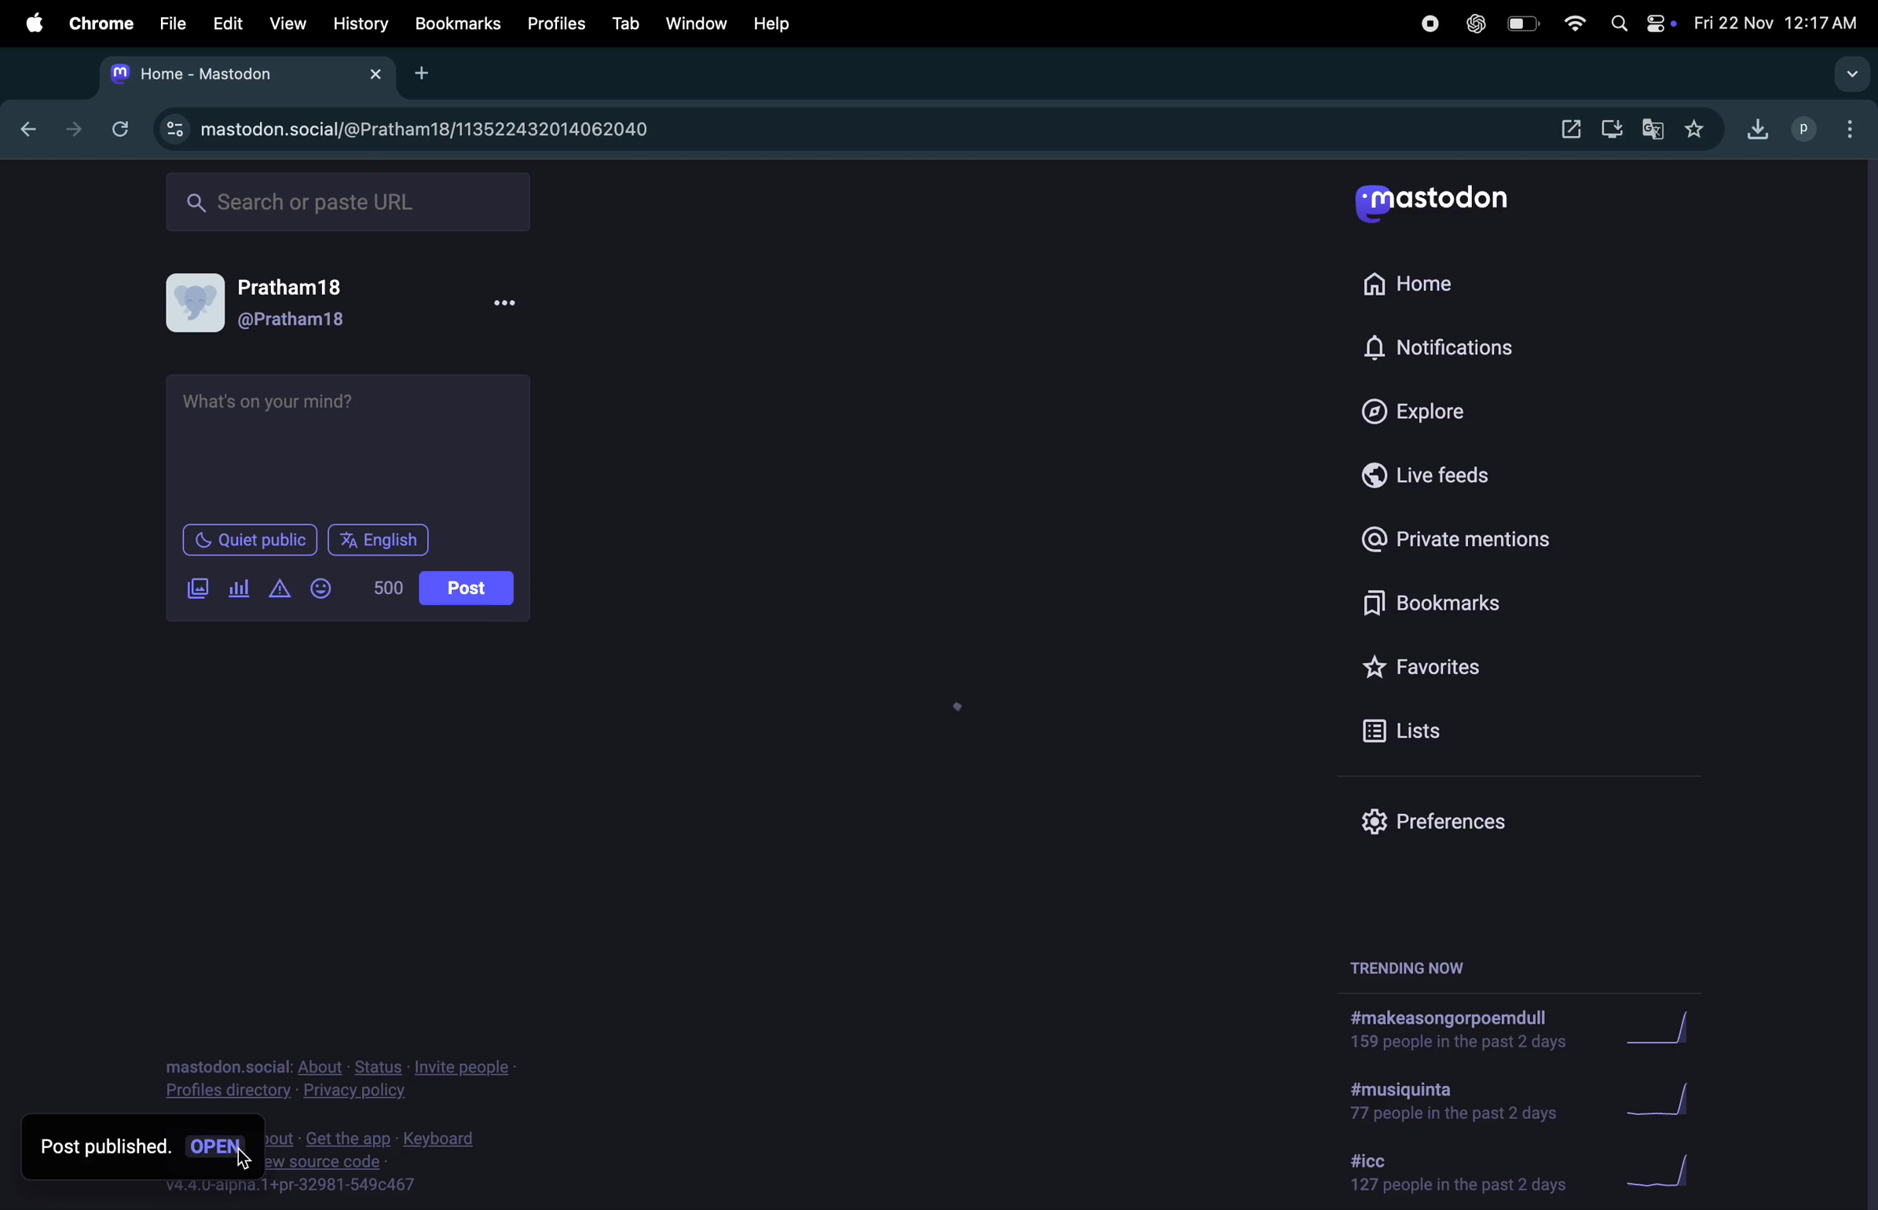  Describe the element at coordinates (1652, 130) in the screenshot. I see `translate` at that location.